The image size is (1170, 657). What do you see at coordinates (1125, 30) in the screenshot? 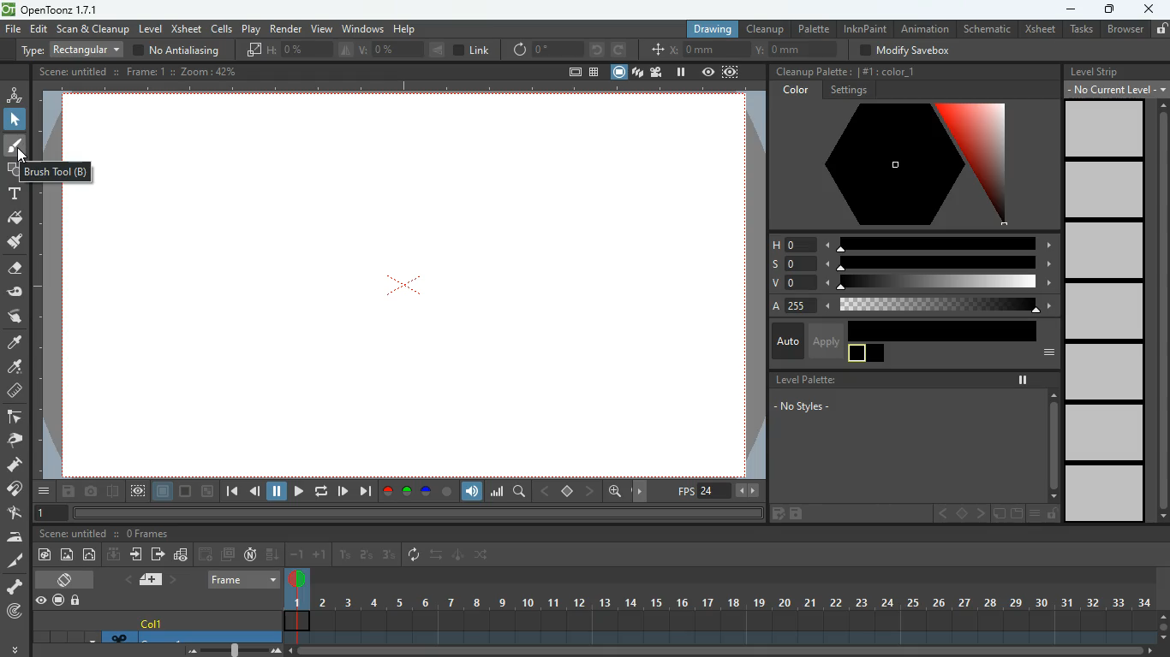
I see `browser` at bounding box center [1125, 30].